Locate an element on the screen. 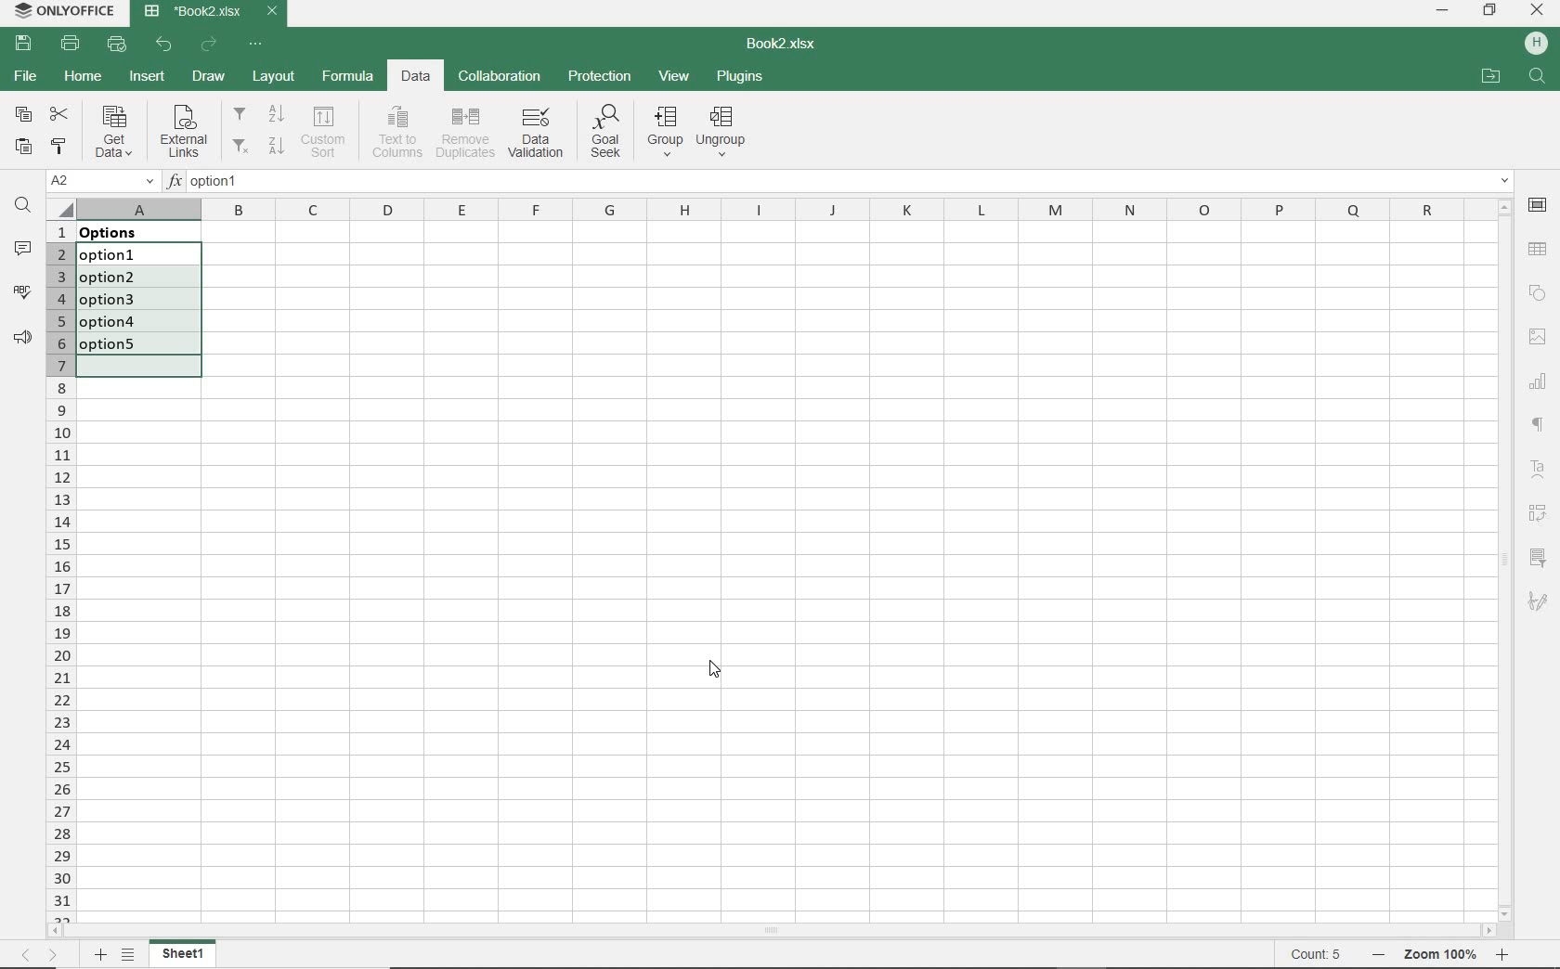 This screenshot has height=969, width=1560. Text to columns is located at coordinates (397, 130).